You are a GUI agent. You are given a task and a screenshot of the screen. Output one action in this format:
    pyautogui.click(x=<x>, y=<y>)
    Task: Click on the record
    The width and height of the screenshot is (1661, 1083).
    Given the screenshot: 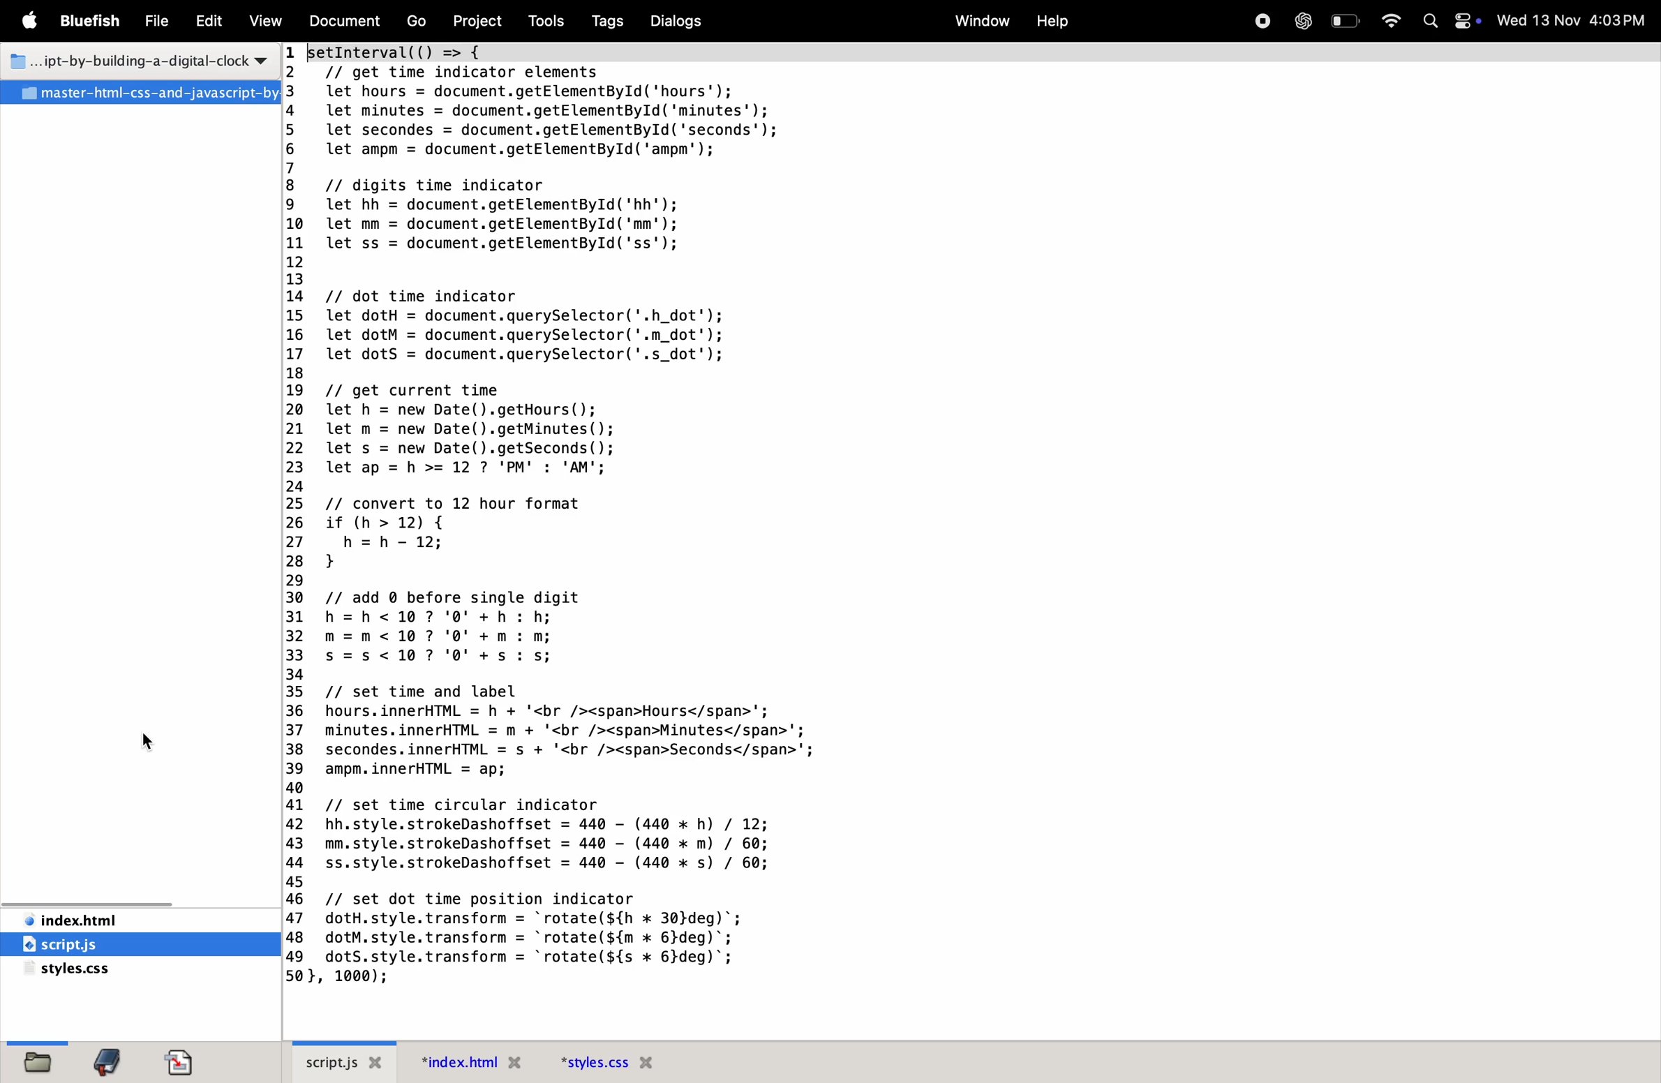 What is the action you would take?
    pyautogui.click(x=1258, y=21)
    